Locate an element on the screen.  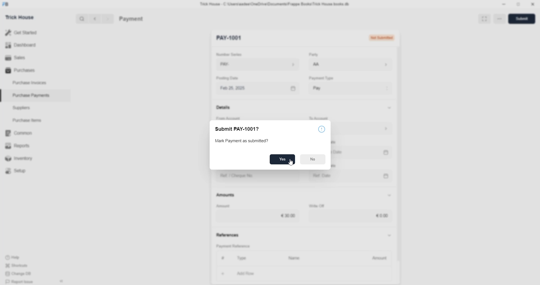
menu is located at coordinates (501, 19).